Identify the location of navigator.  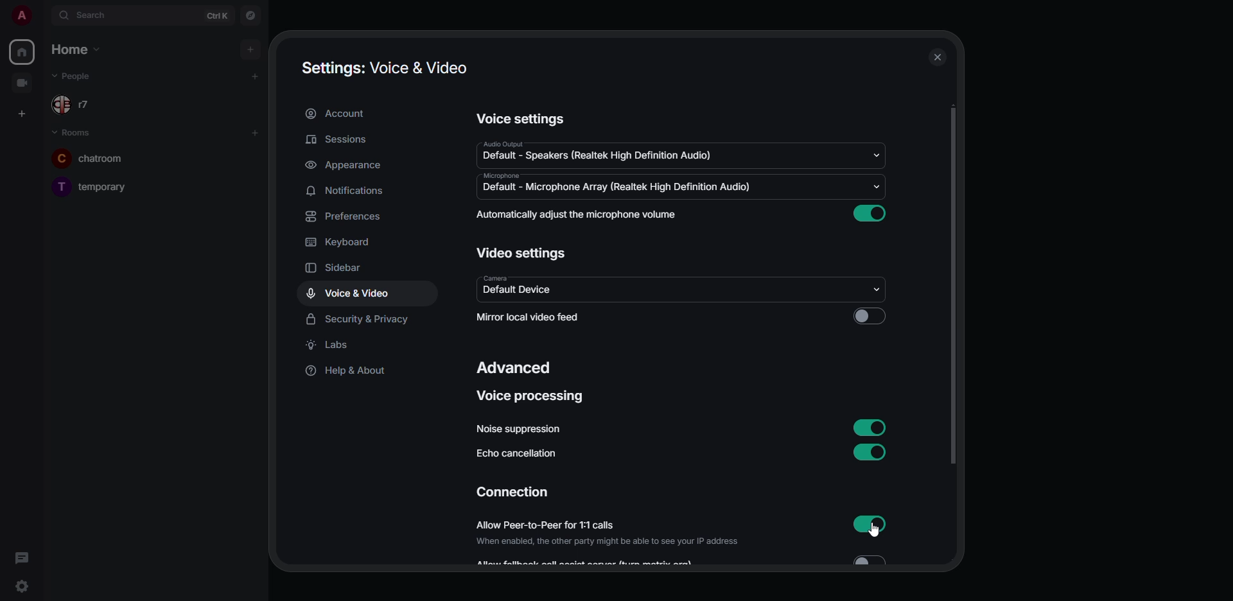
(248, 15).